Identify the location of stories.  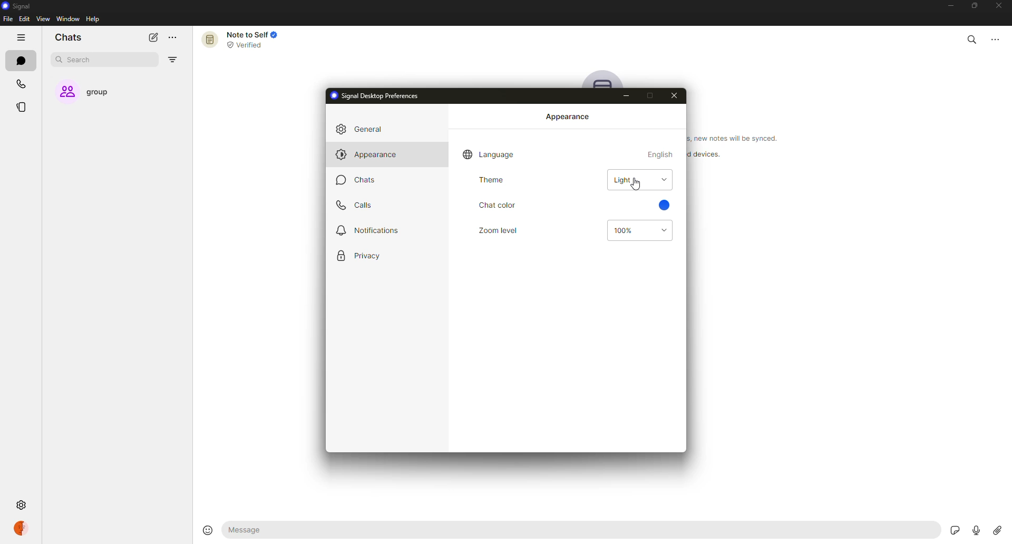
(24, 107).